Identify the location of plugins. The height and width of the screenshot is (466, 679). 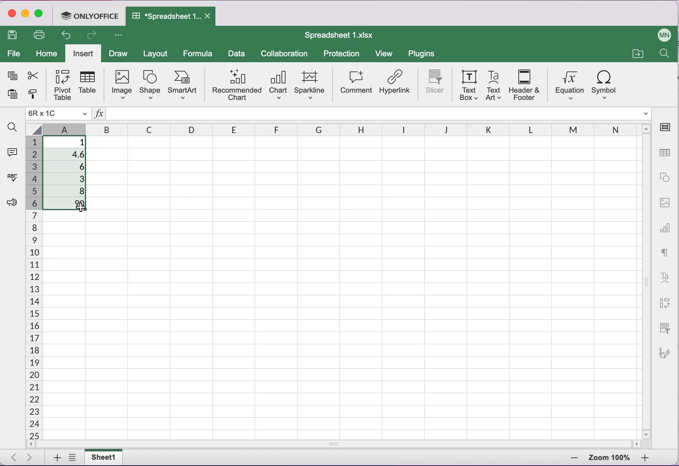
(422, 54).